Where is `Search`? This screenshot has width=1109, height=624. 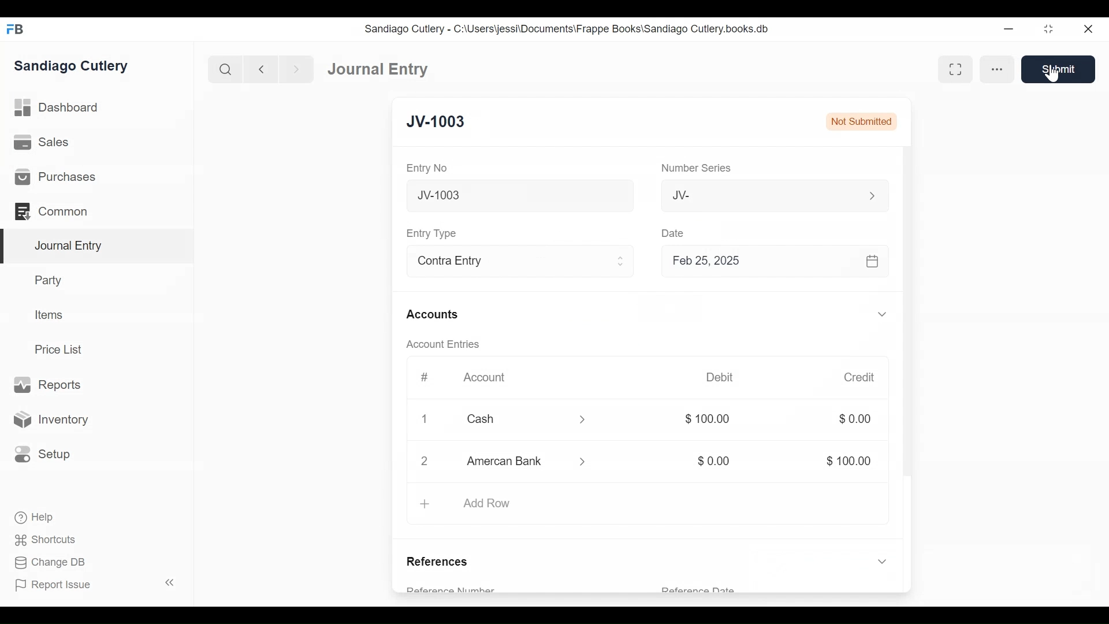
Search is located at coordinates (226, 69).